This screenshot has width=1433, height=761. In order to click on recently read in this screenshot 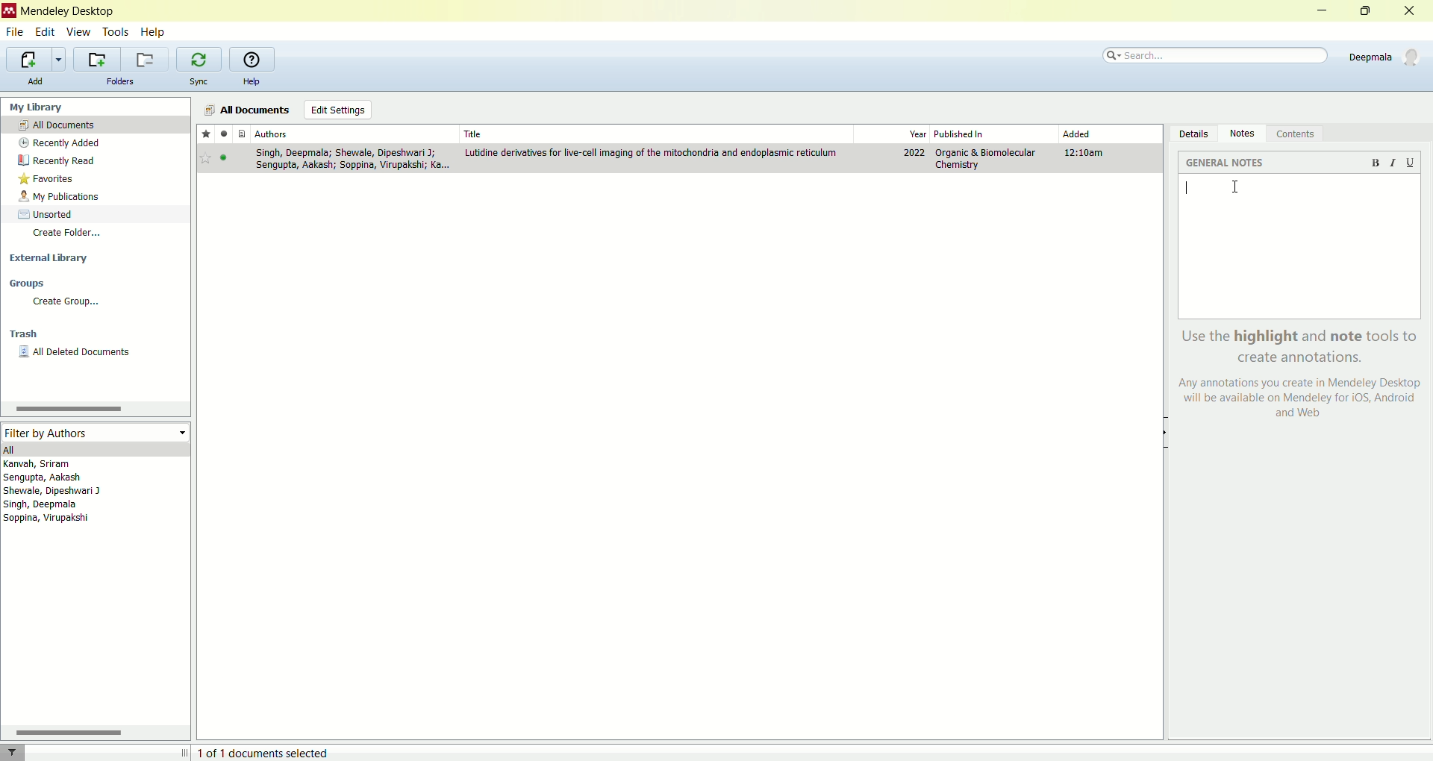, I will do `click(93, 160)`.